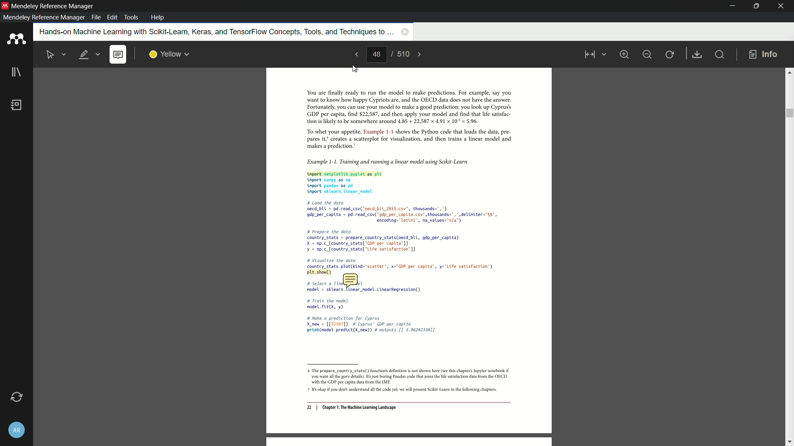 The height and width of the screenshot is (446, 794). What do you see at coordinates (647, 55) in the screenshot?
I see `minimize` at bounding box center [647, 55].